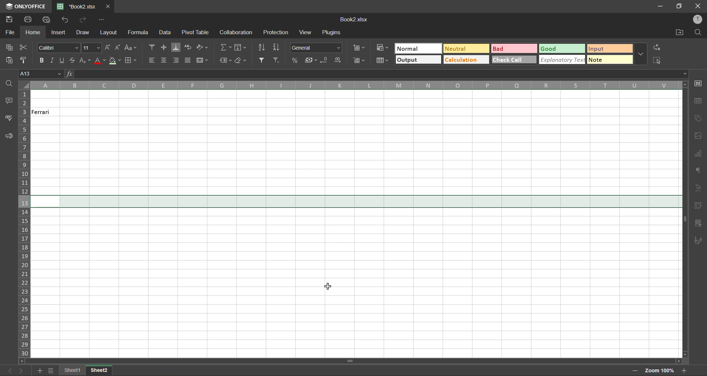  I want to click on change case, so click(131, 48).